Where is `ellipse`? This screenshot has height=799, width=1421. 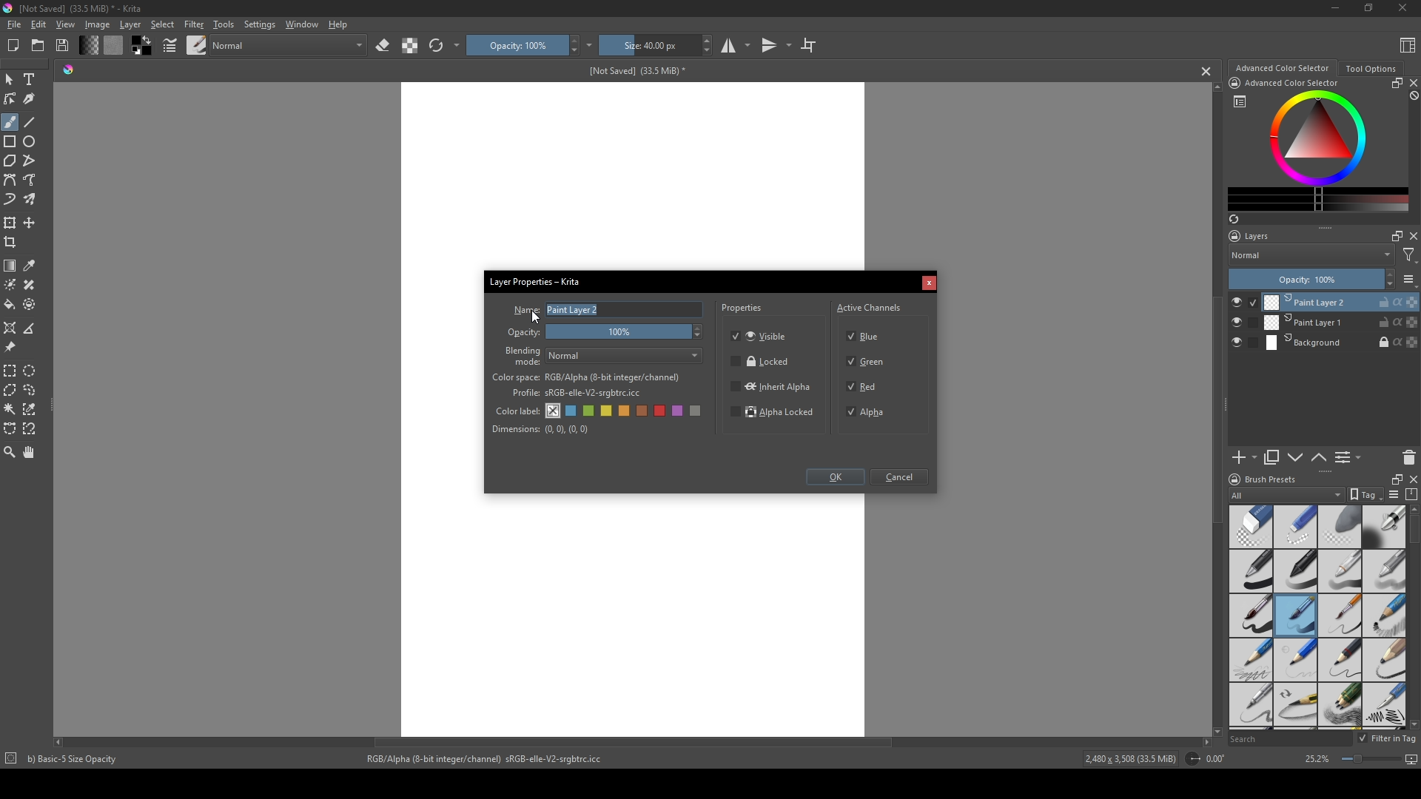
ellipse is located at coordinates (30, 141).